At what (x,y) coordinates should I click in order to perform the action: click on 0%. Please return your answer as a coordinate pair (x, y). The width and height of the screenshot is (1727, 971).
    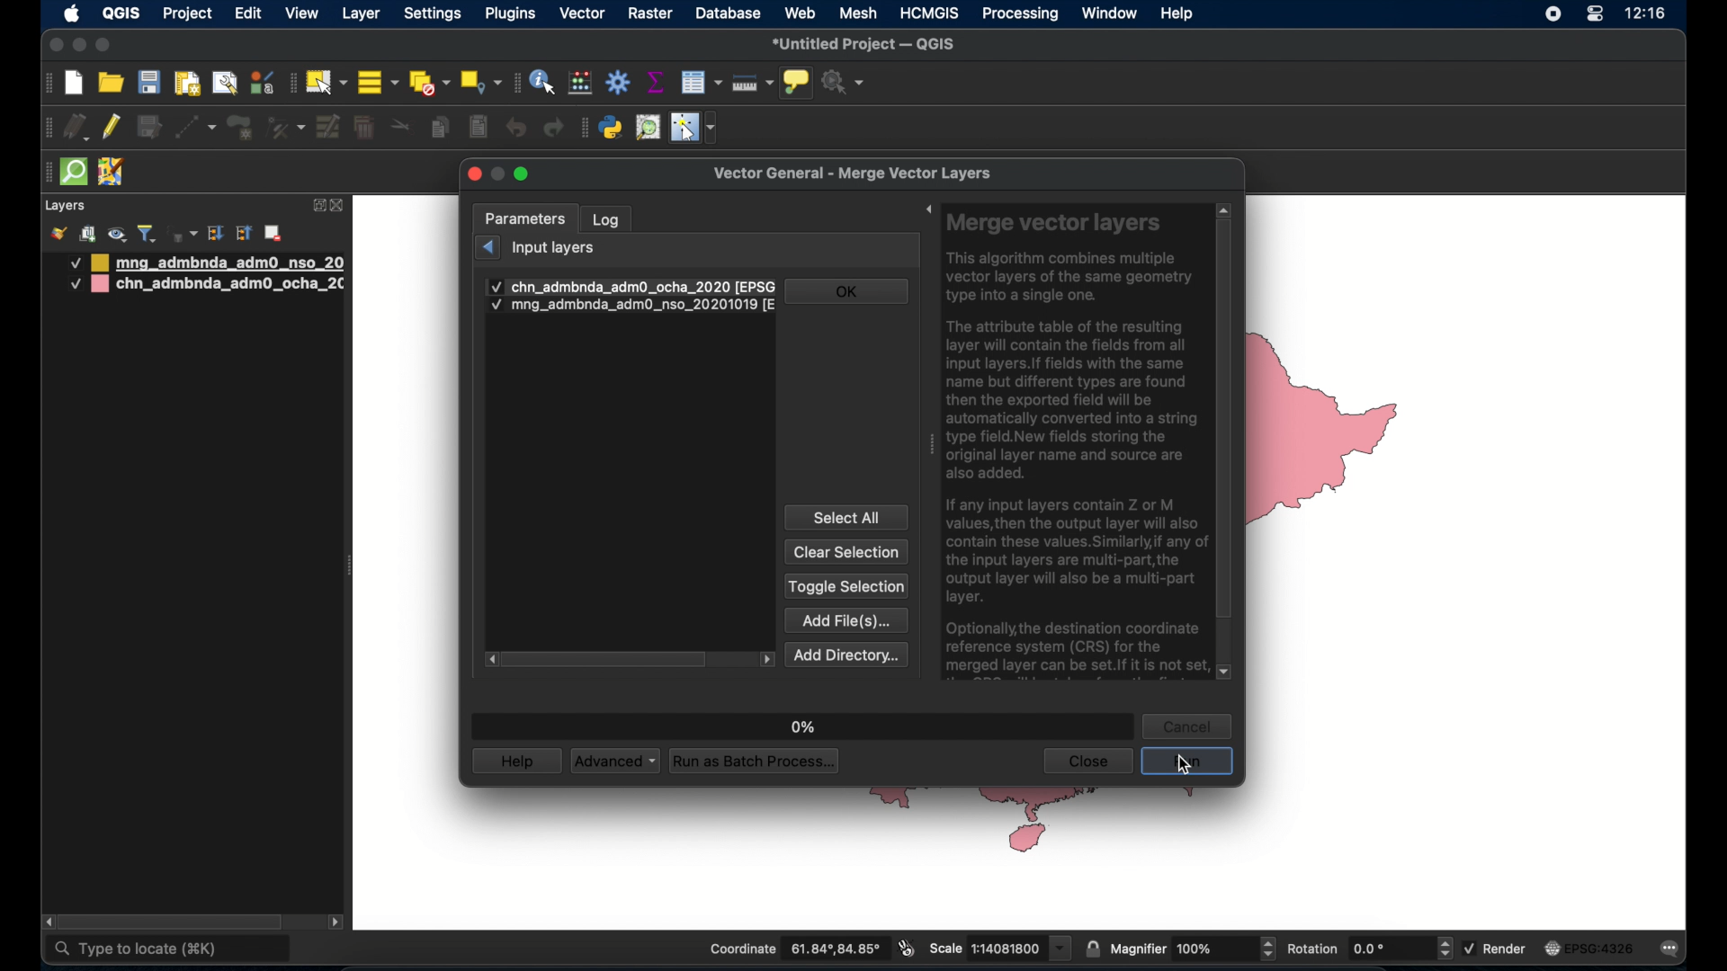
    Looking at the image, I should click on (800, 722).